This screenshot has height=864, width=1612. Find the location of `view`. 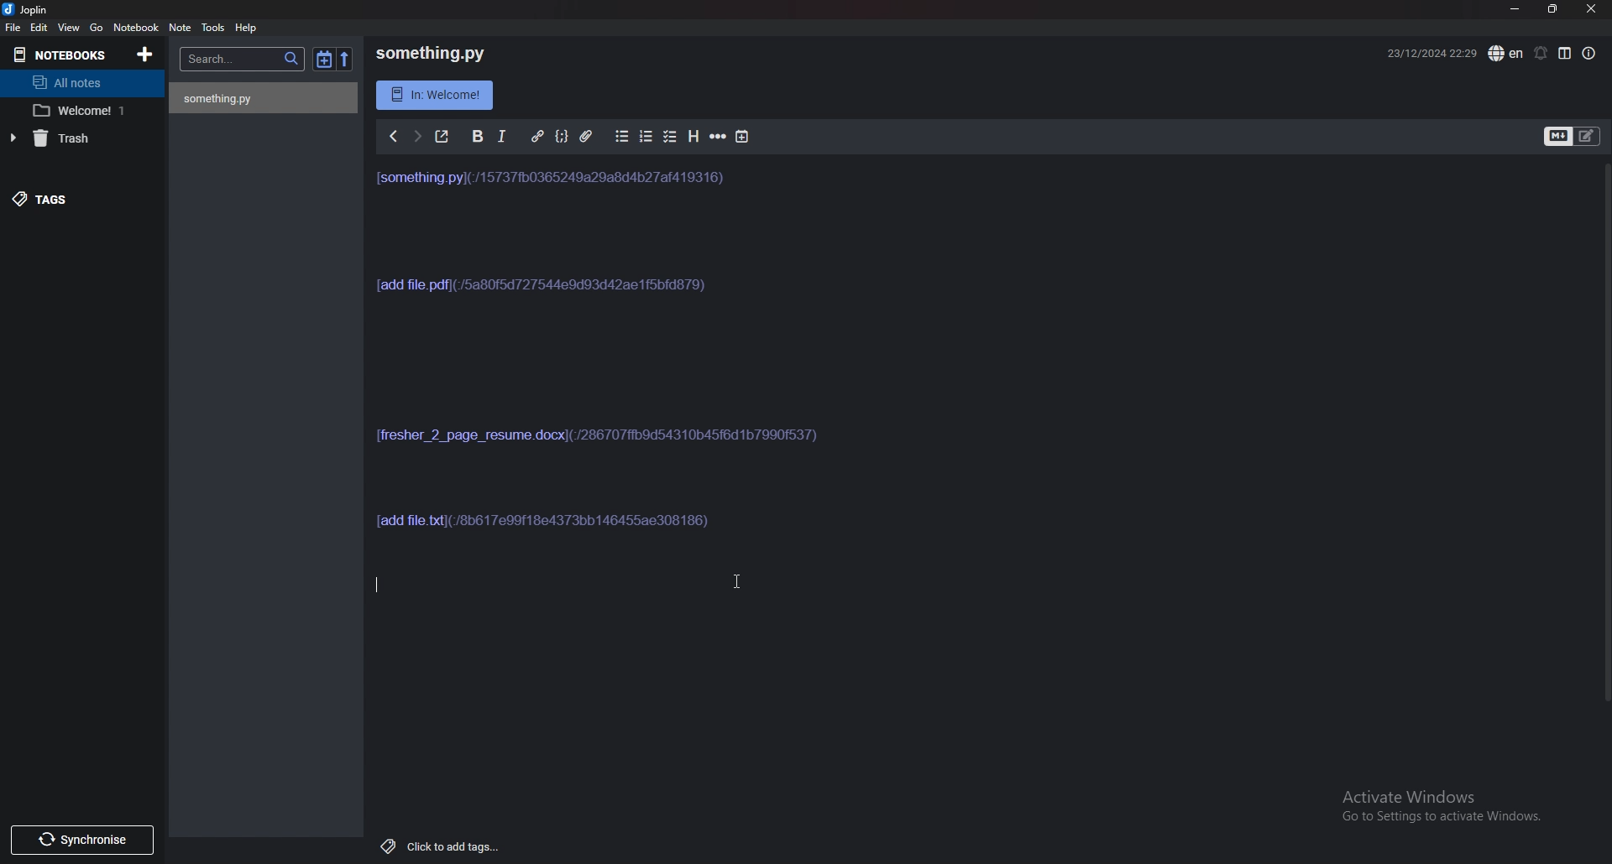

view is located at coordinates (70, 29).